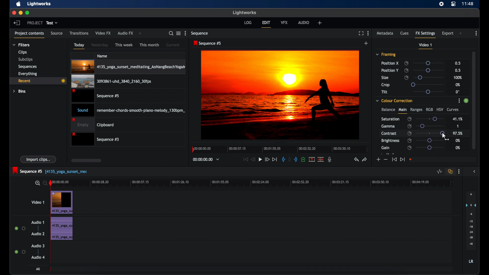 Image resolution: width=489 pixels, height=275 pixels. What do you see at coordinates (458, 133) in the screenshot?
I see `97.5%` at bounding box center [458, 133].